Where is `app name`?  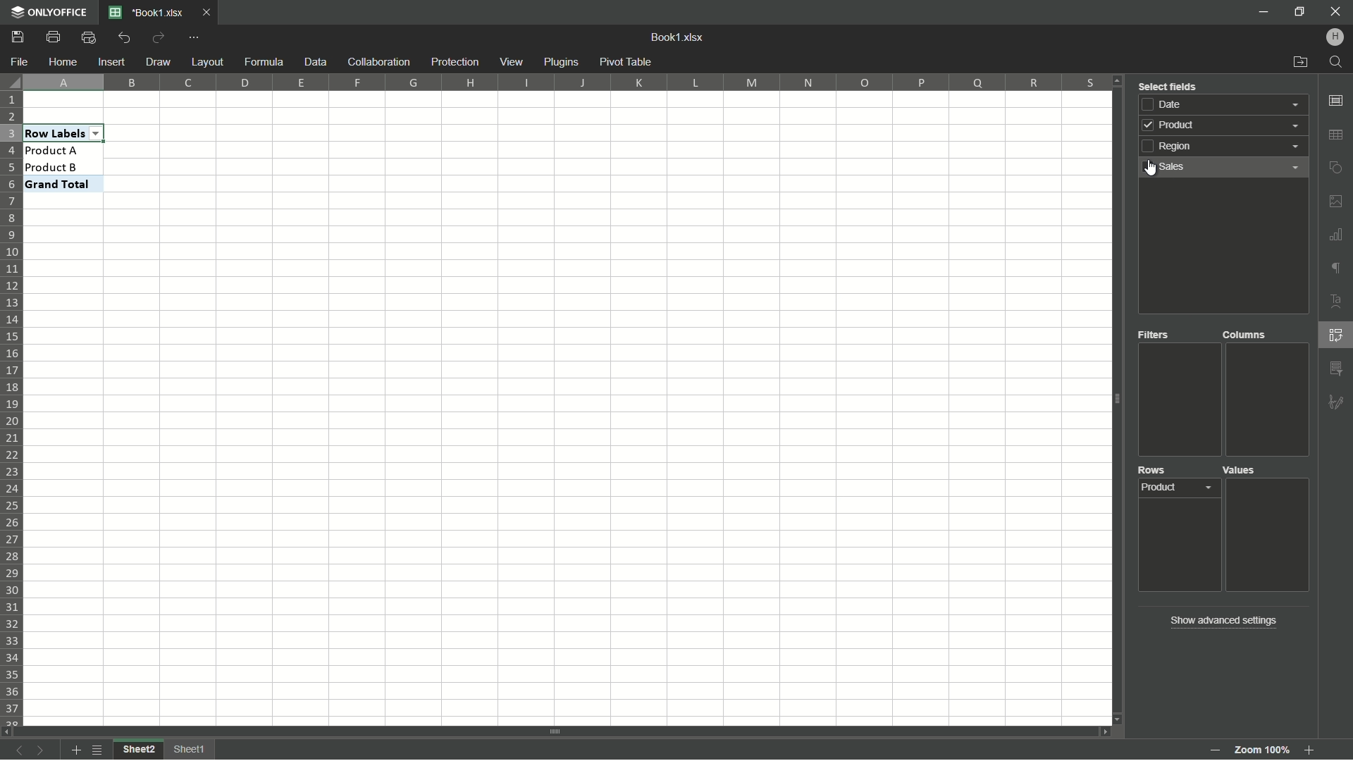 app name is located at coordinates (49, 13).